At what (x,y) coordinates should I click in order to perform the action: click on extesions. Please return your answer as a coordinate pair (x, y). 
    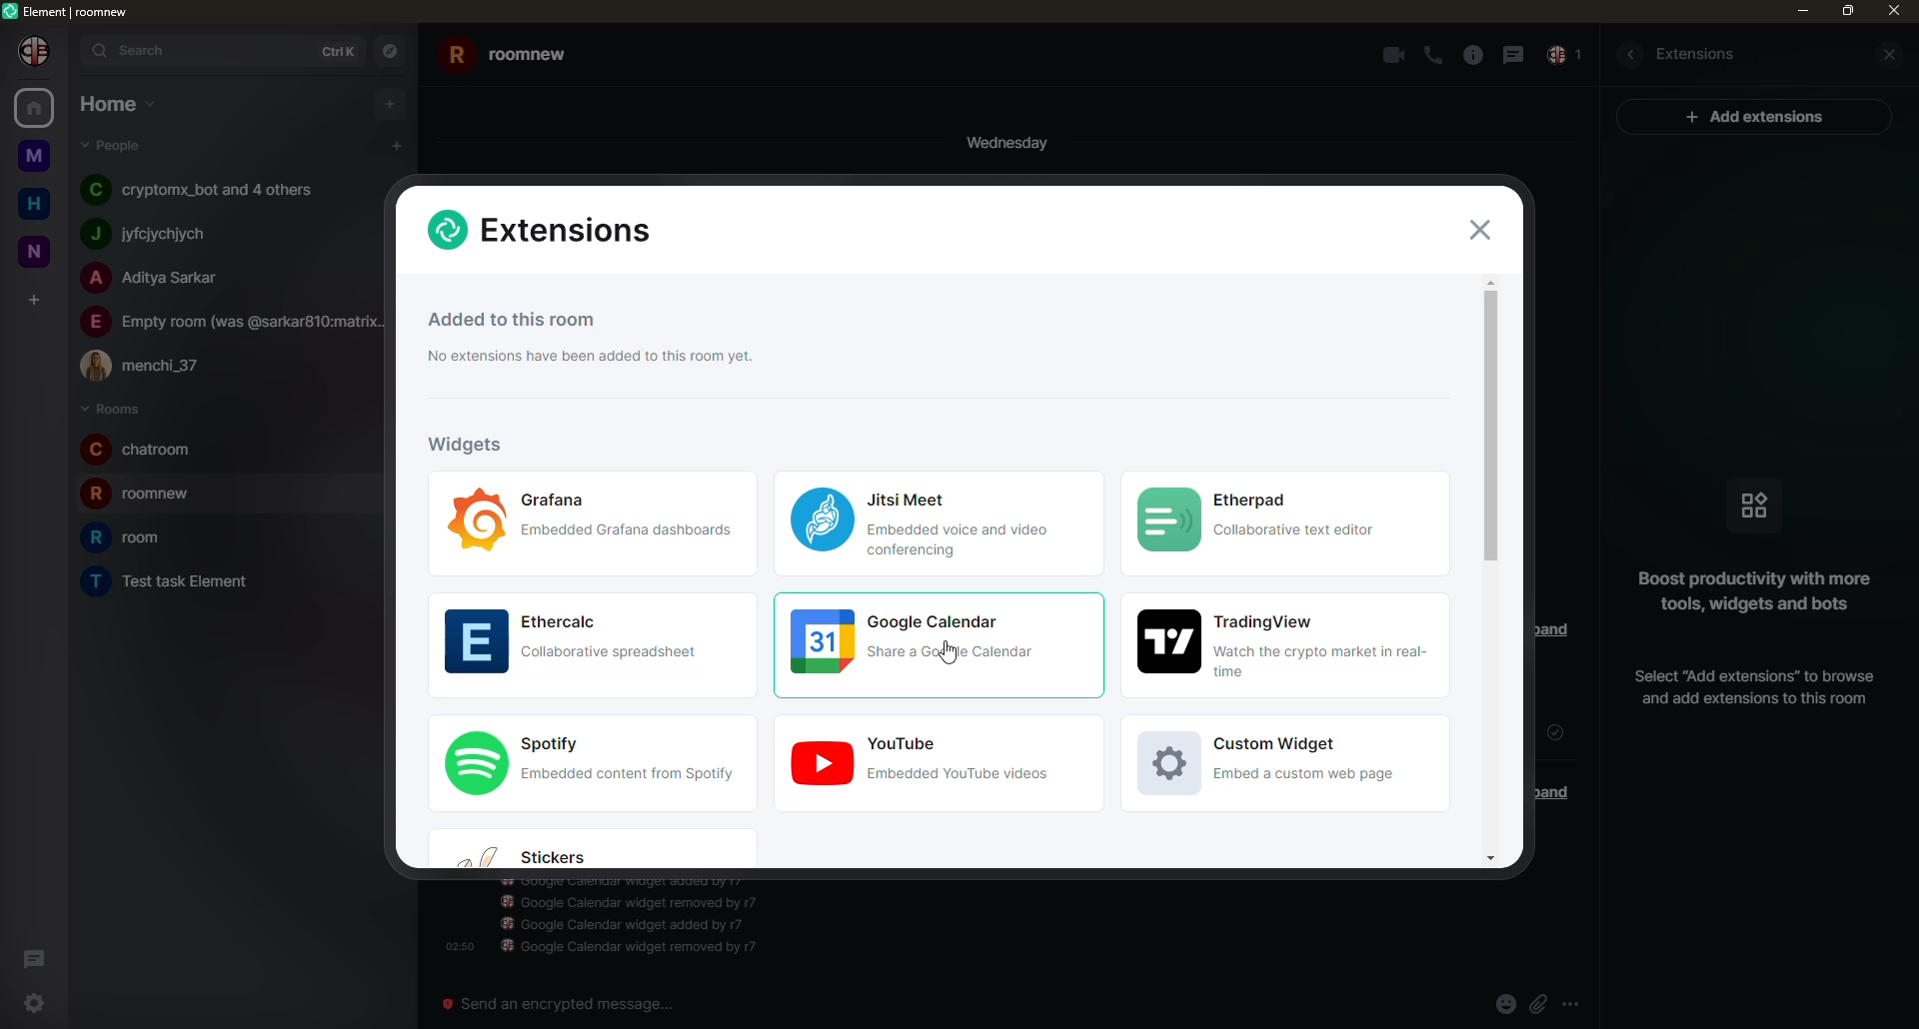
    Looking at the image, I should click on (1699, 54).